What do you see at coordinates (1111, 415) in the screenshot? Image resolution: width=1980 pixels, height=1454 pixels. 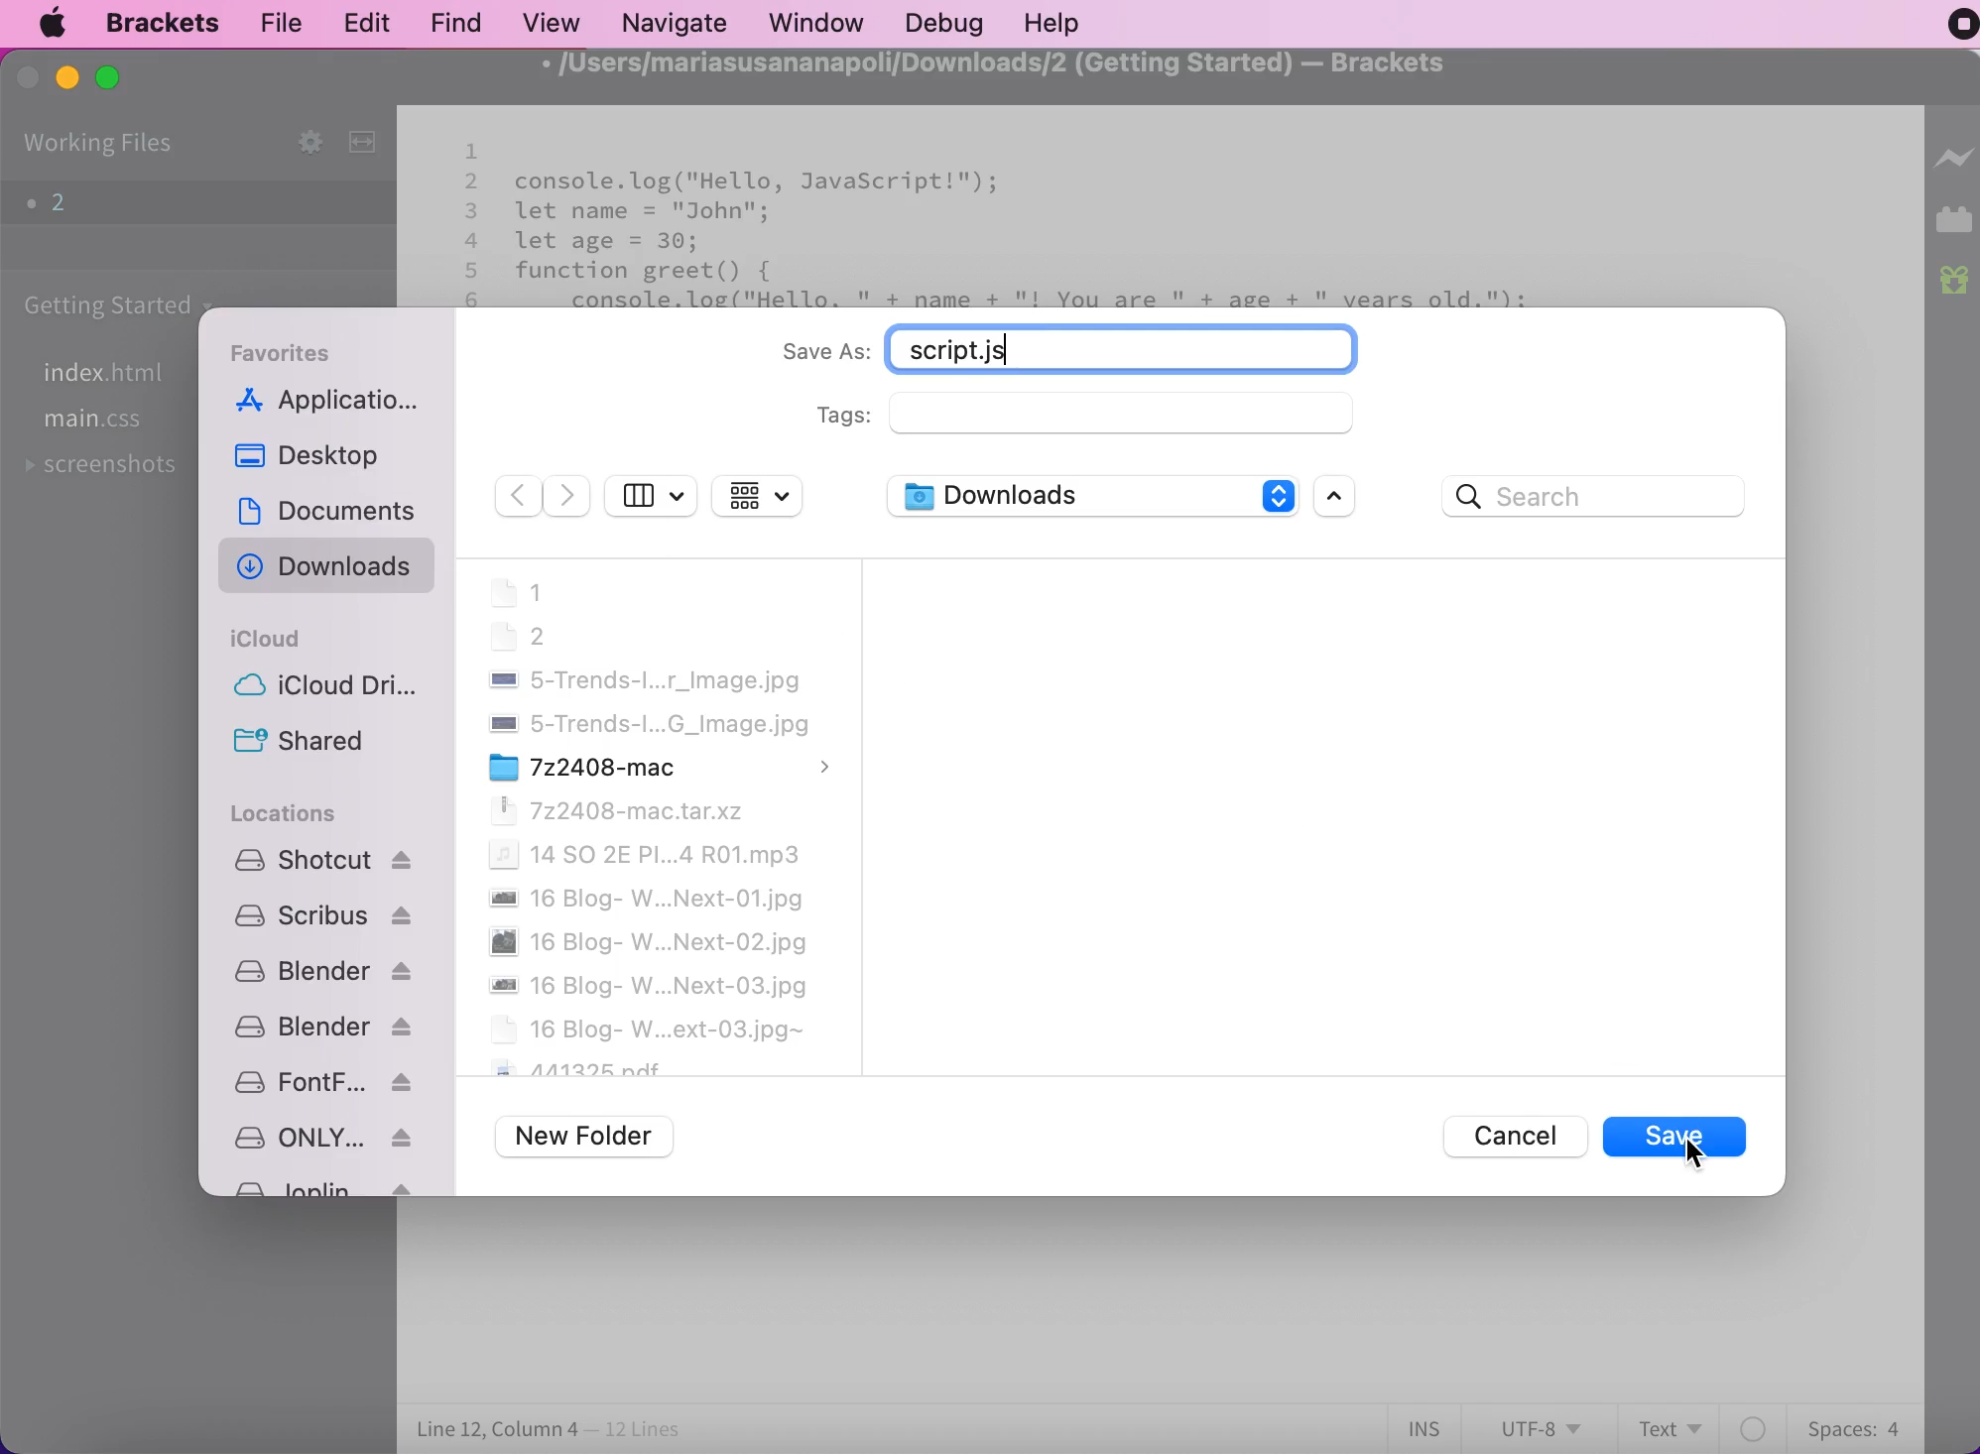 I see `tags:` at bounding box center [1111, 415].